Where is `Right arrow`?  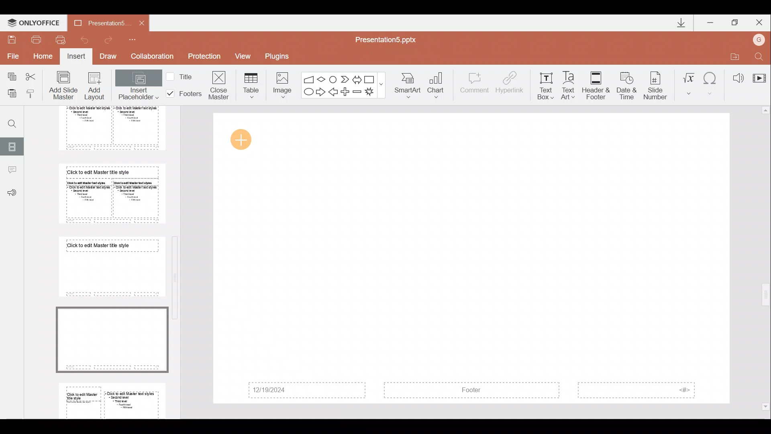
Right arrow is located at coordinates (320, 92).